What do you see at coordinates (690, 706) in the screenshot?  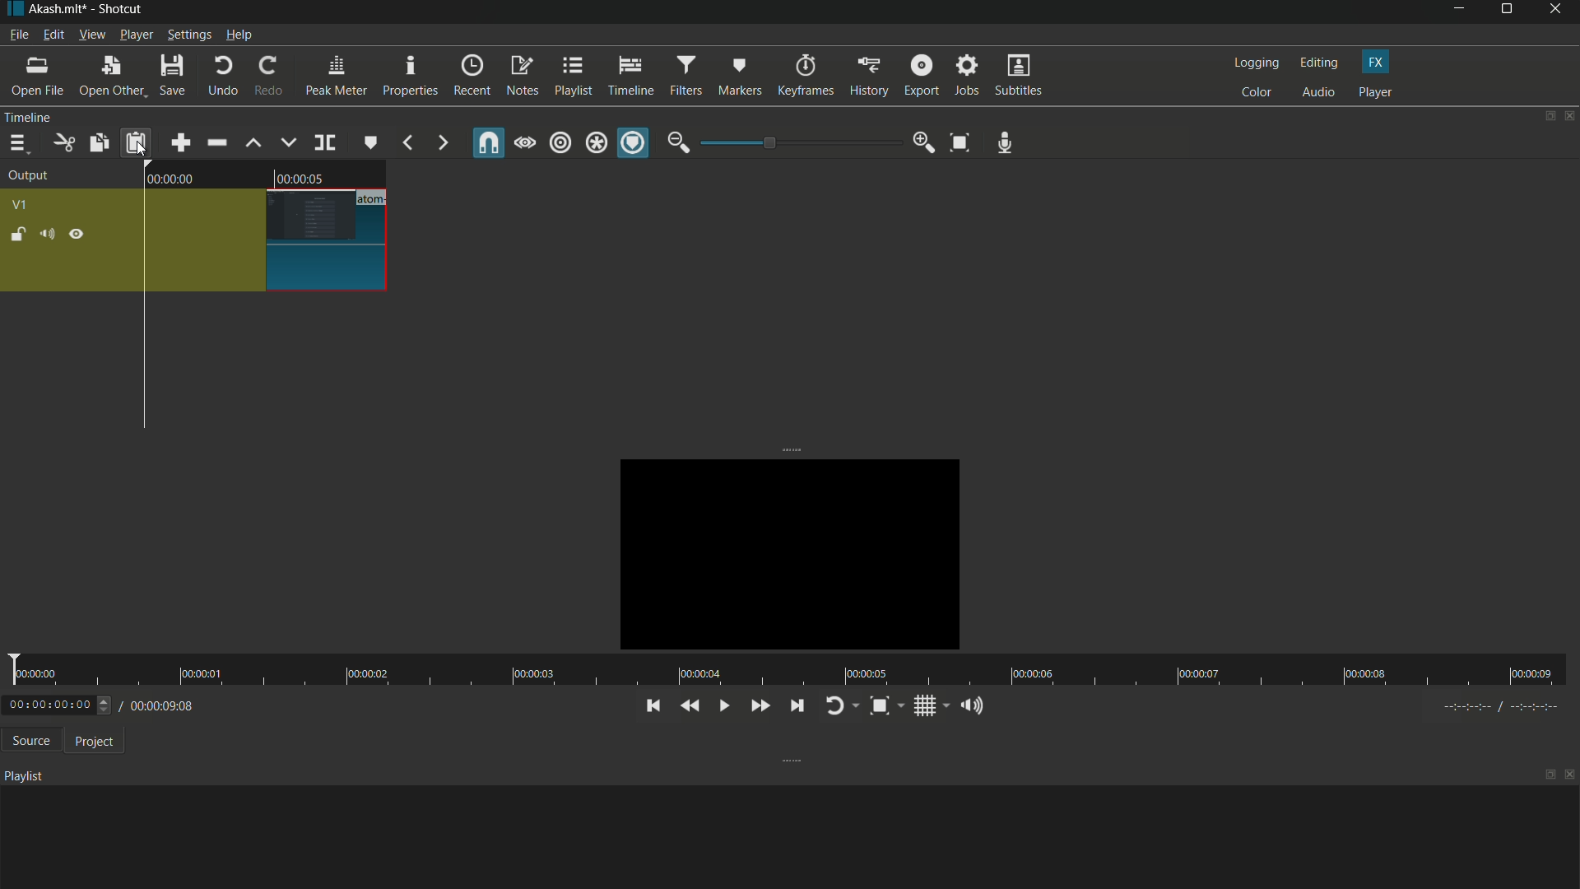 I see `quickly play backward` at bounding box center [690, 706].